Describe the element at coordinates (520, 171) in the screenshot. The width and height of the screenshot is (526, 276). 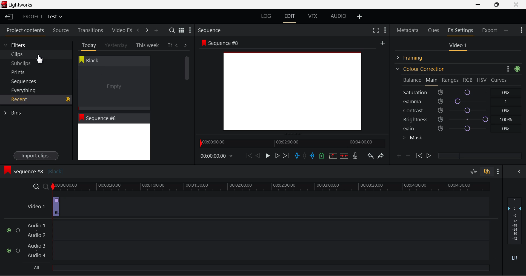
I see `Show Audio Mix` at that location.